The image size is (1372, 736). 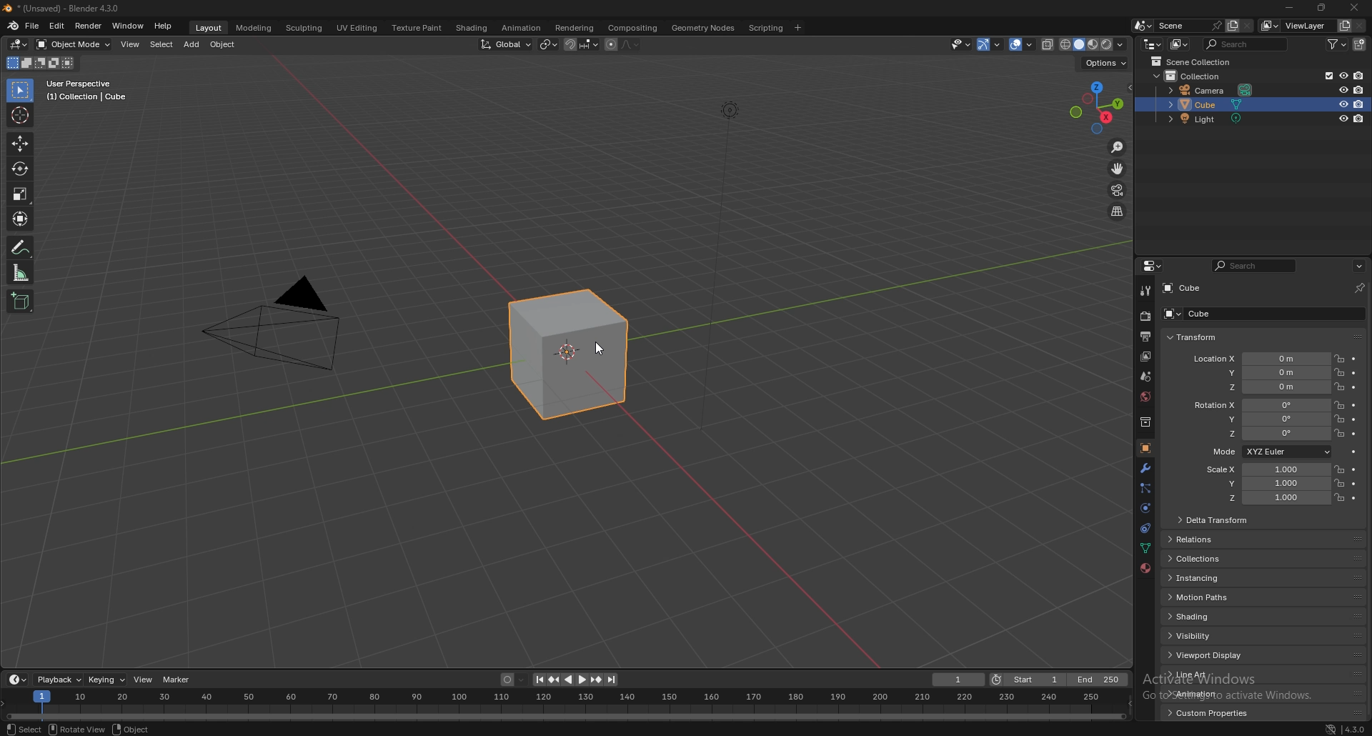 What do you see at coordinates (1191, 26) in the screenshot?
I see `scene` at bounding box center [1191, 26].